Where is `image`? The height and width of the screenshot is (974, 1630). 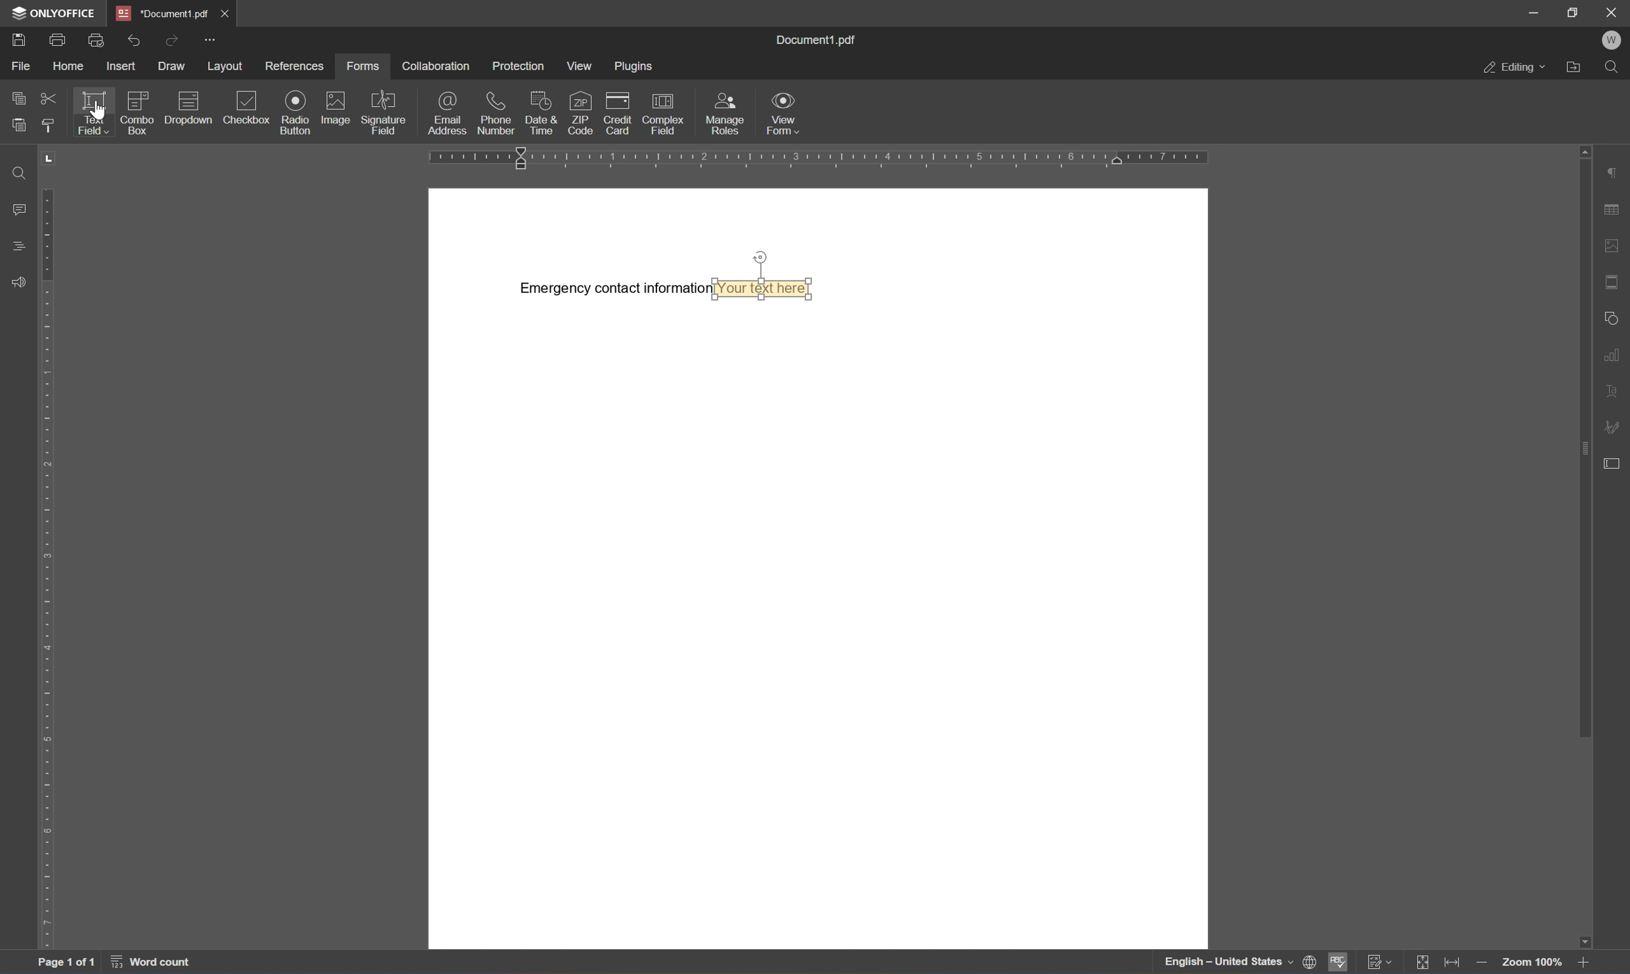
image is located at coordinates (335, 113).